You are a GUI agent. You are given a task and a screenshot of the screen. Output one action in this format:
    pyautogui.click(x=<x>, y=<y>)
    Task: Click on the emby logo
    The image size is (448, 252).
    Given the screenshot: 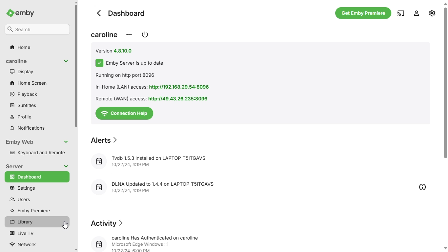 What is the action you would take?
    pyautogui.click(x=10, y=13)
    